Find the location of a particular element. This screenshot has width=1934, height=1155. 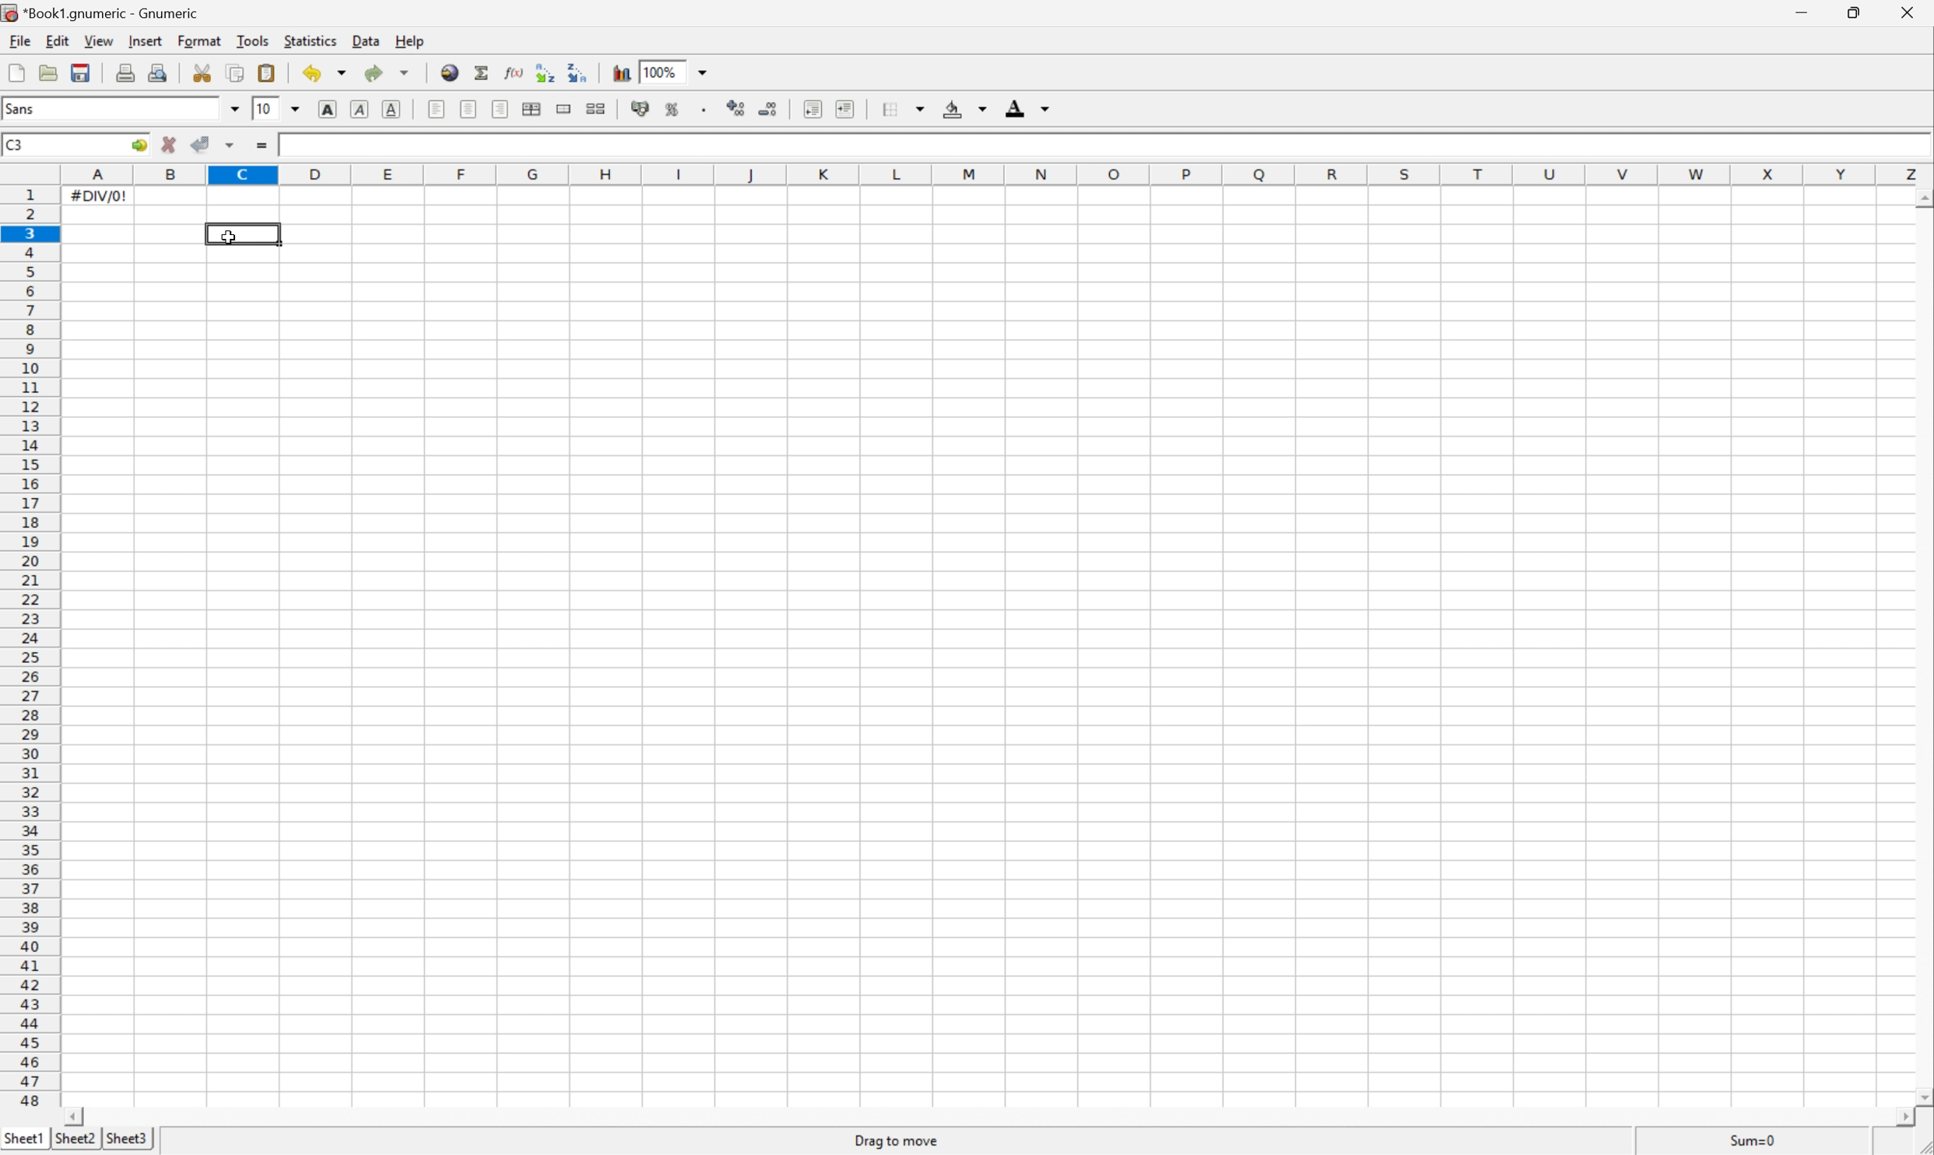

Insert a chart is located at coordinates (622, 72).